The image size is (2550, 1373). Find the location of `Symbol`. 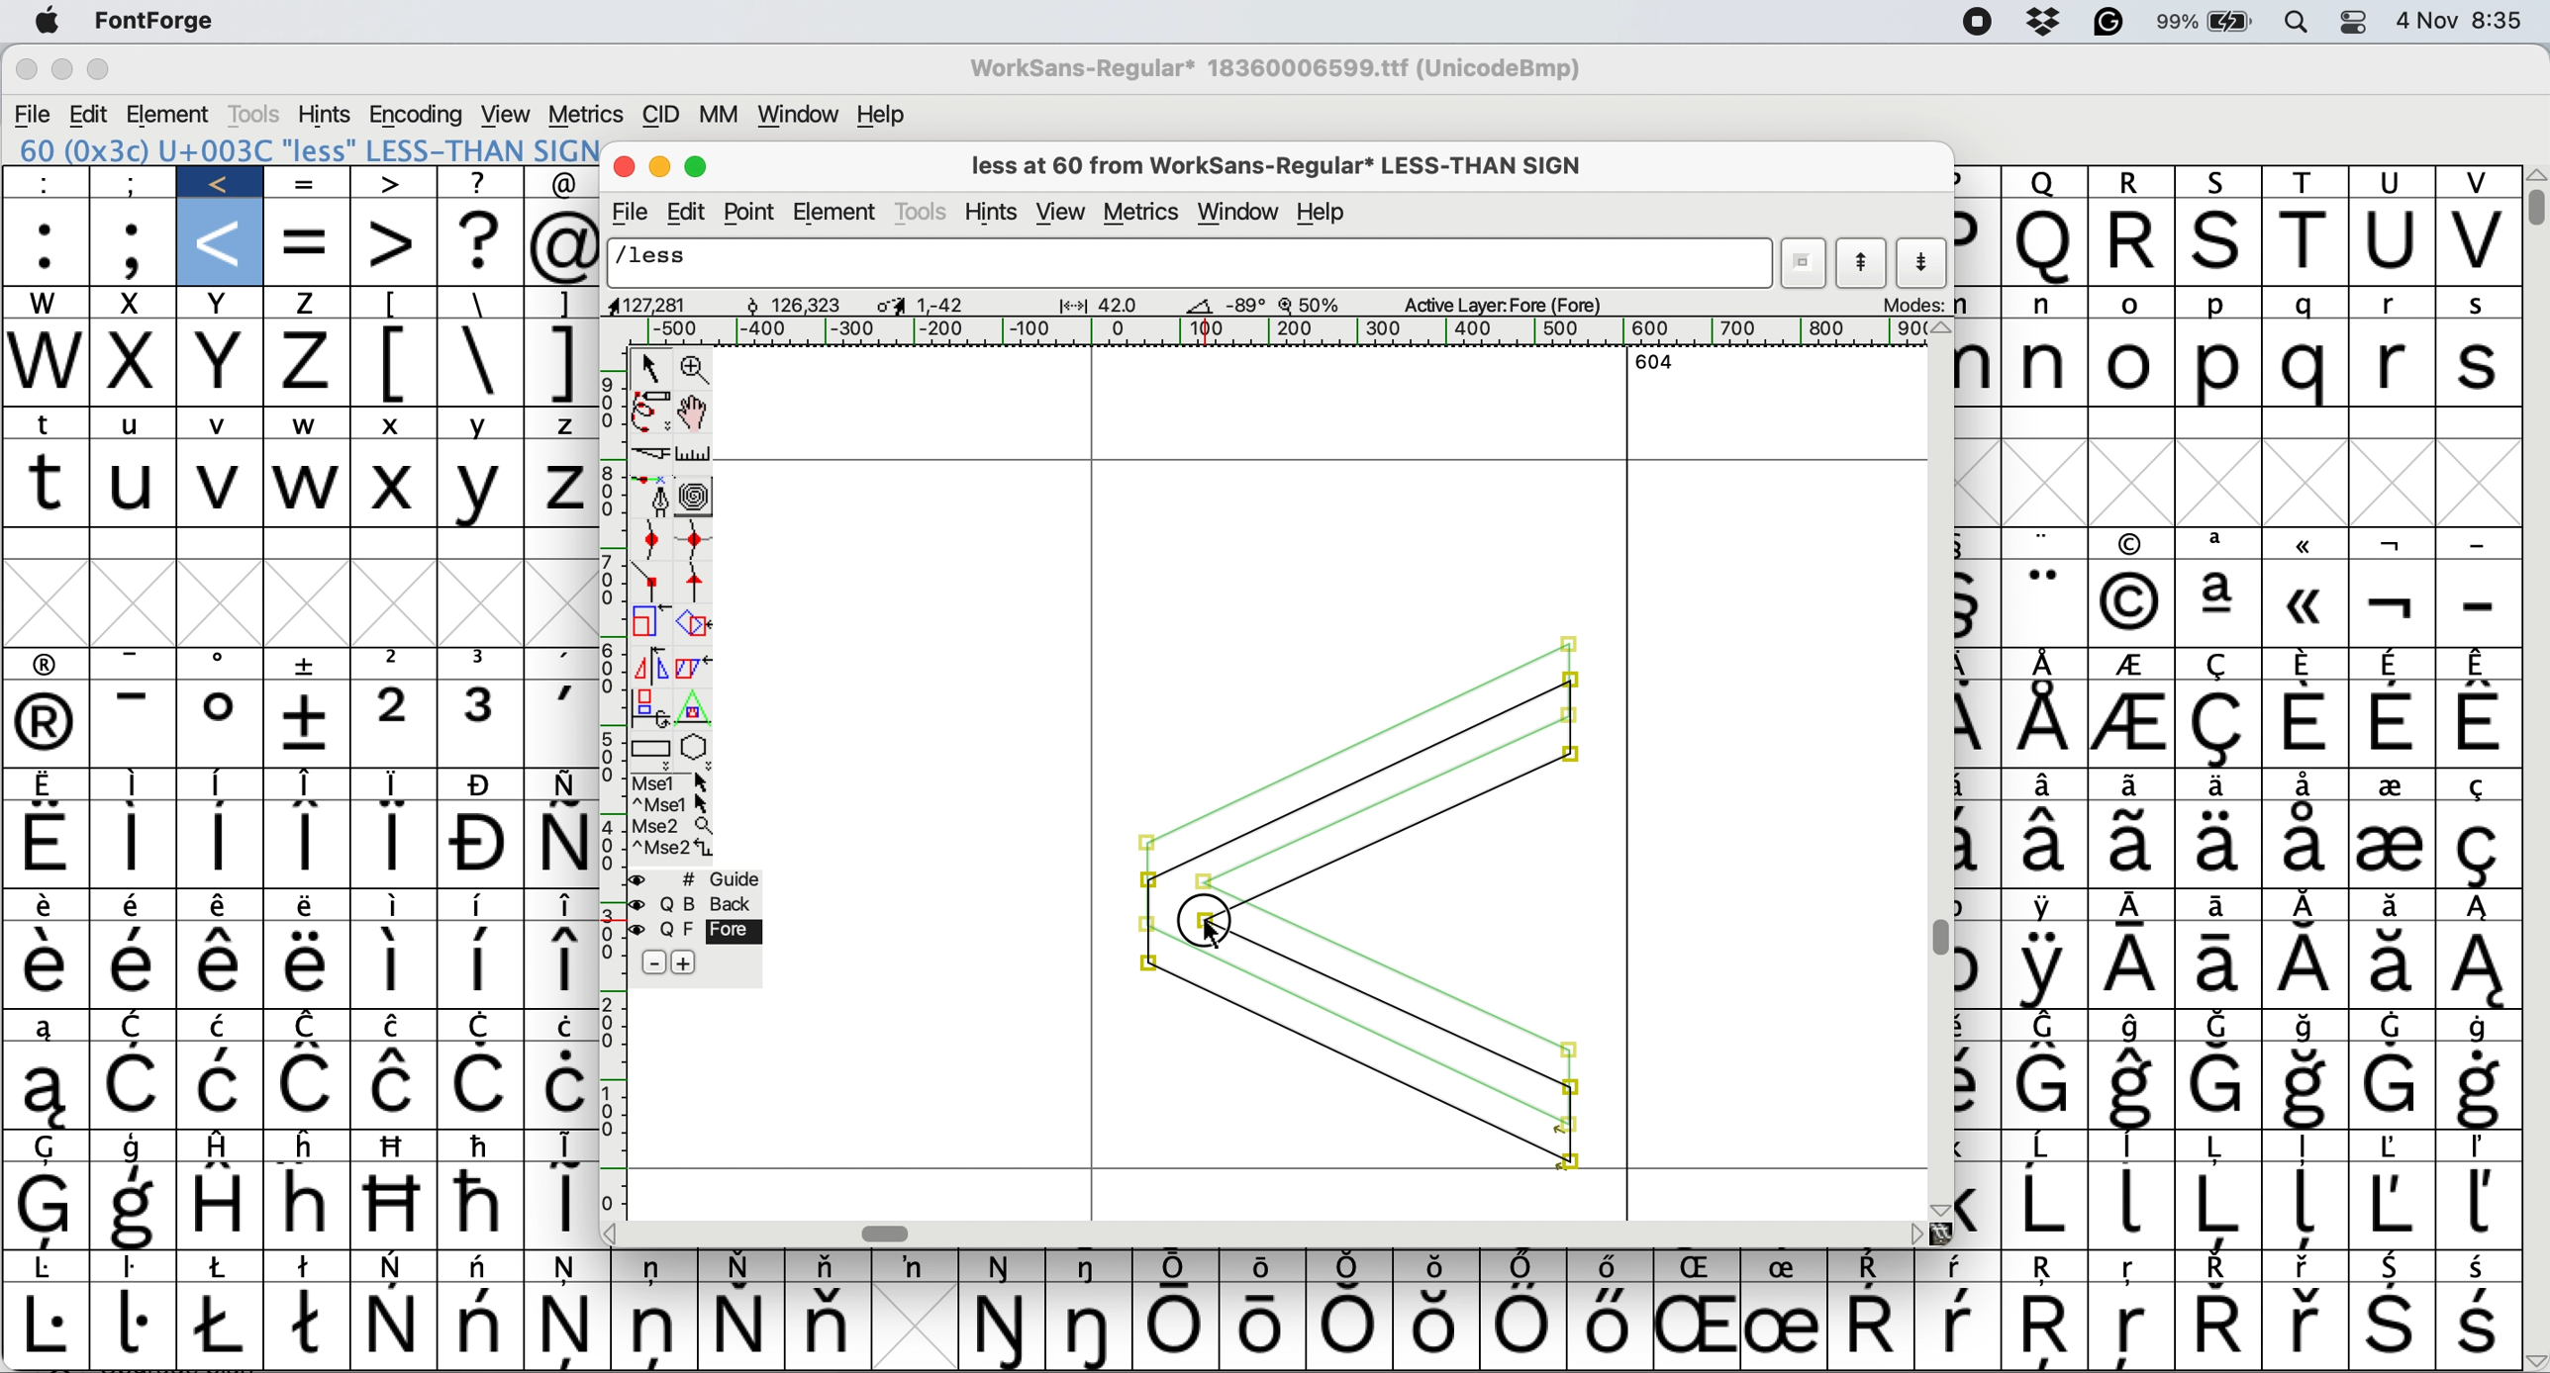

Symbol is located at coordinates (2131, 1087).